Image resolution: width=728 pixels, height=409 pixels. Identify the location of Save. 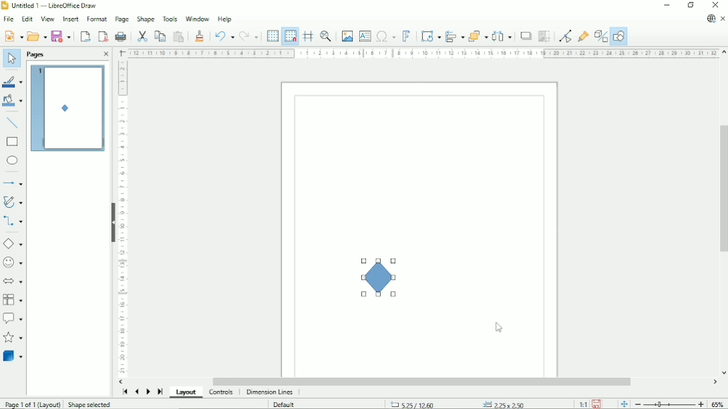
(597, 403).